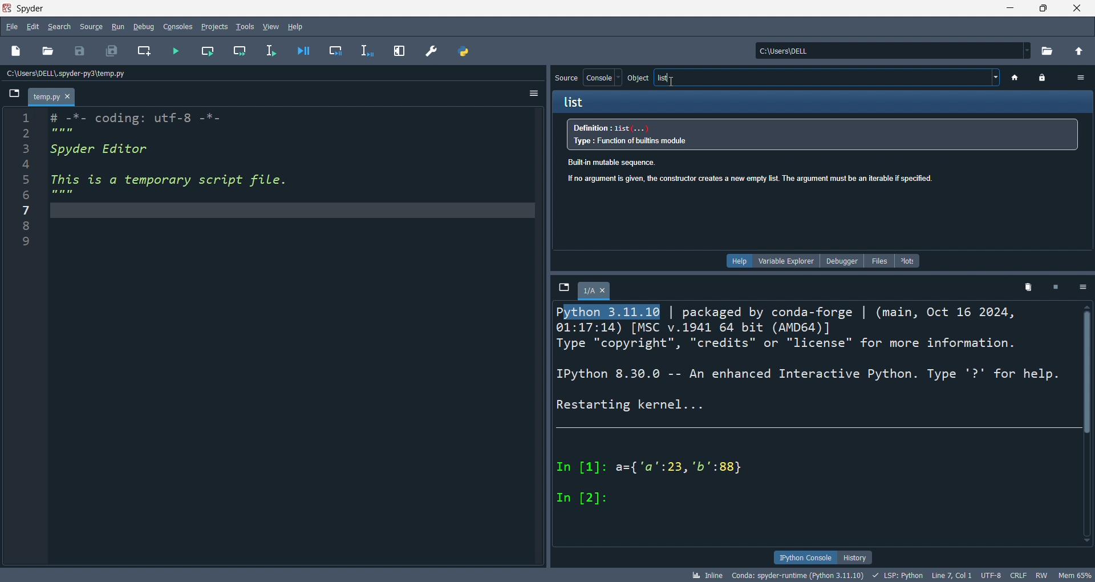 The image size is (1095, 582). What do you see at coordinates (532, 92) in the screenshot?
I see `options` at bounding box center [532, 92].